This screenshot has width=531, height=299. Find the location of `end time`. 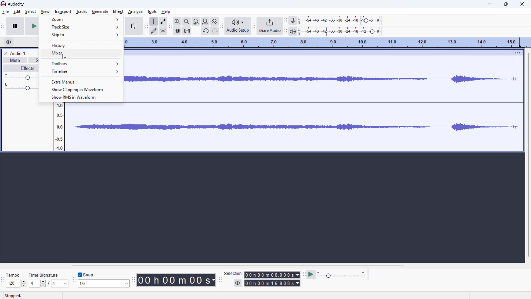

end time is located at coordinates (272, 283).